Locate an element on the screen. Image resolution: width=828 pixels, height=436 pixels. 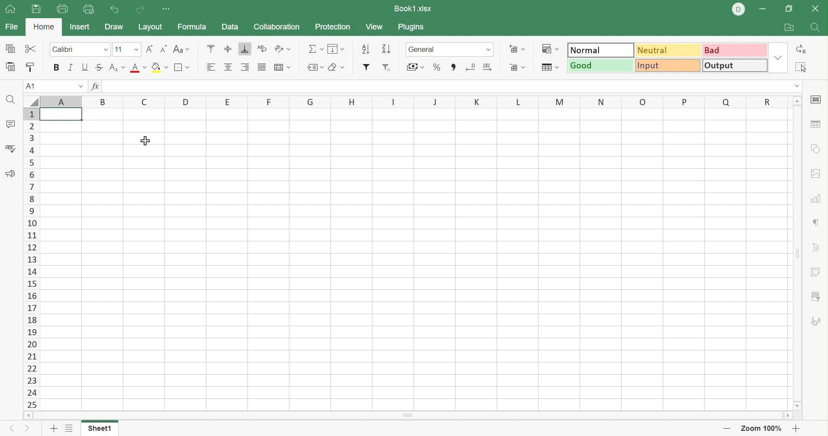
Align left is located at coordinates (211, 67).